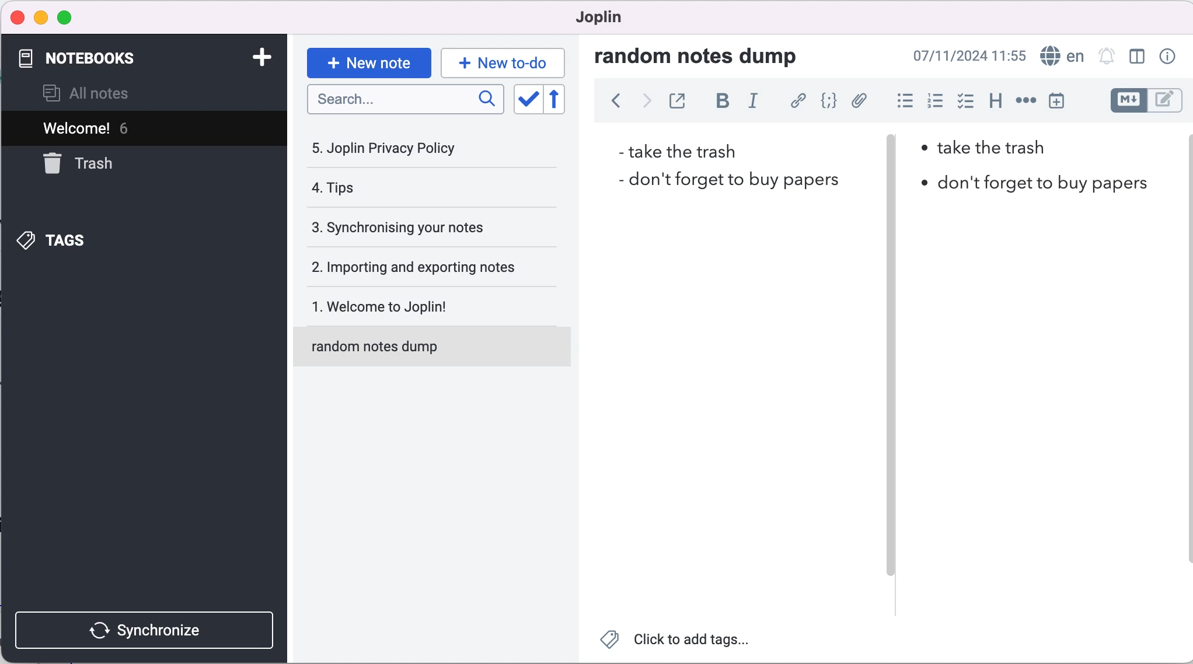 The width and height of the screenshot is (1193, 664). What do you see at coordinates (397, 148) in the screenshot?
I see `joplin privacy policy` at bounding box center [397, 148].